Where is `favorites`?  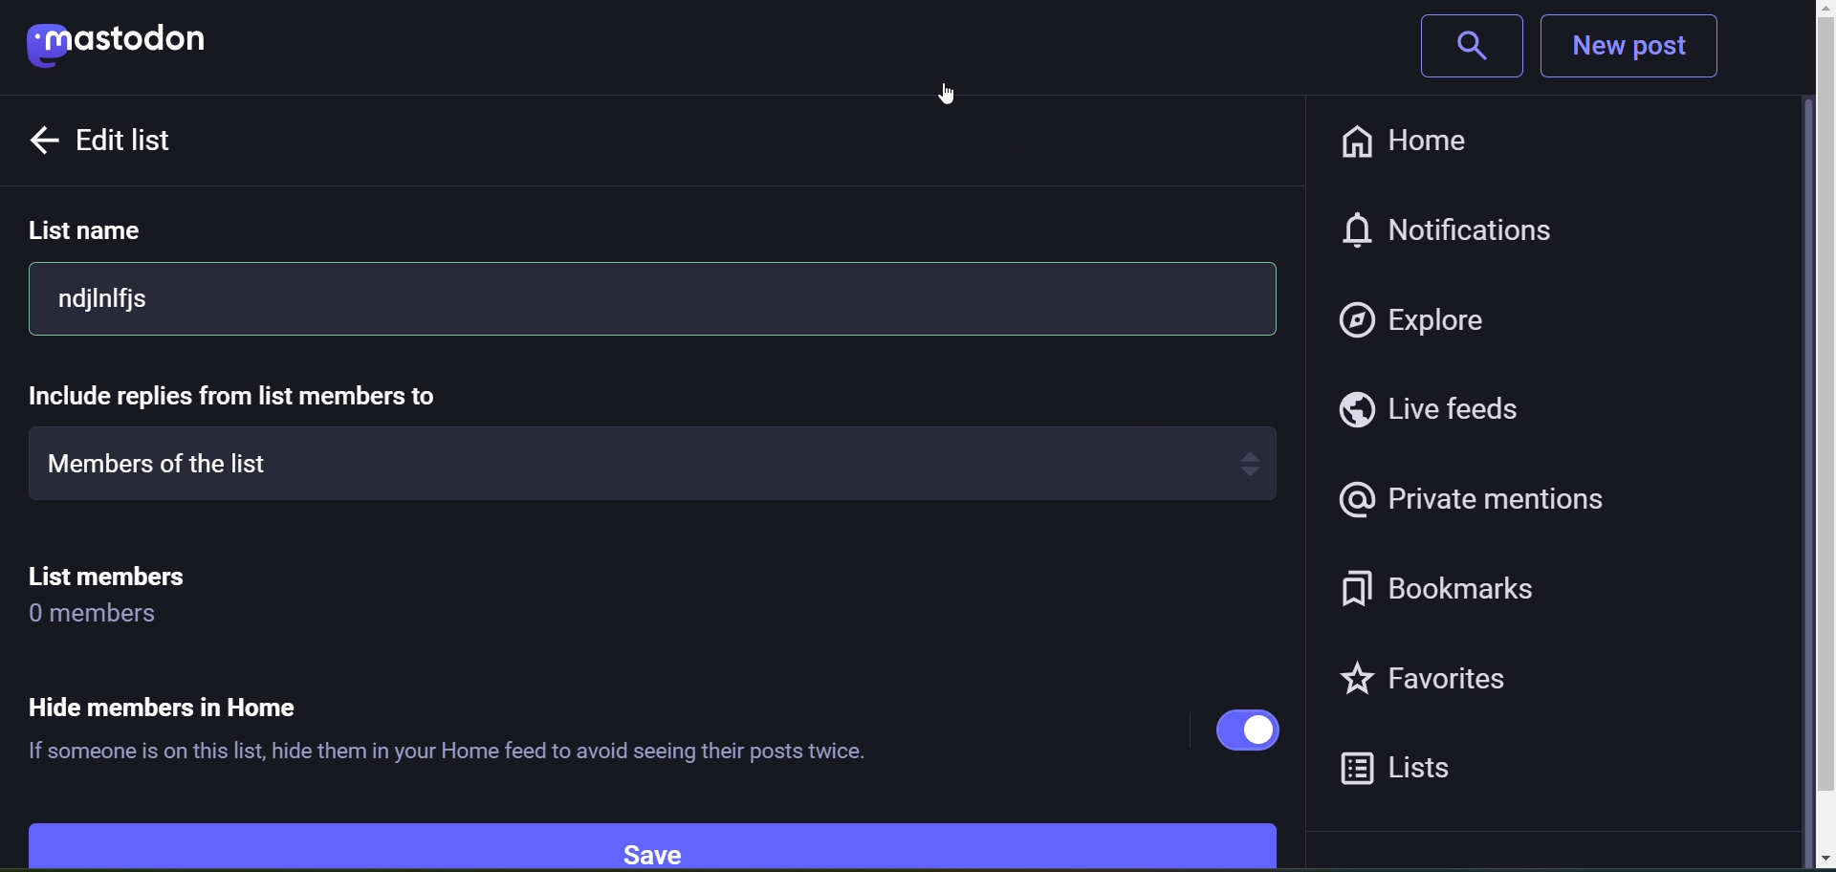
favorites is located at coordinates (1452, 686).